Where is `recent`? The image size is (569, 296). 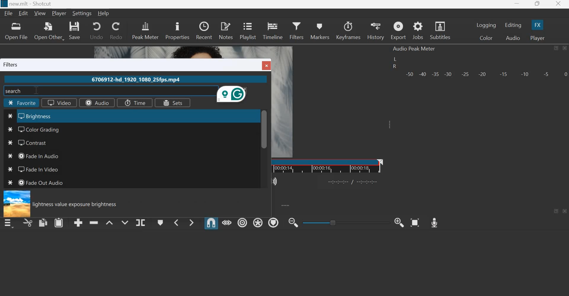 recent is located at coordinates (204, 30).